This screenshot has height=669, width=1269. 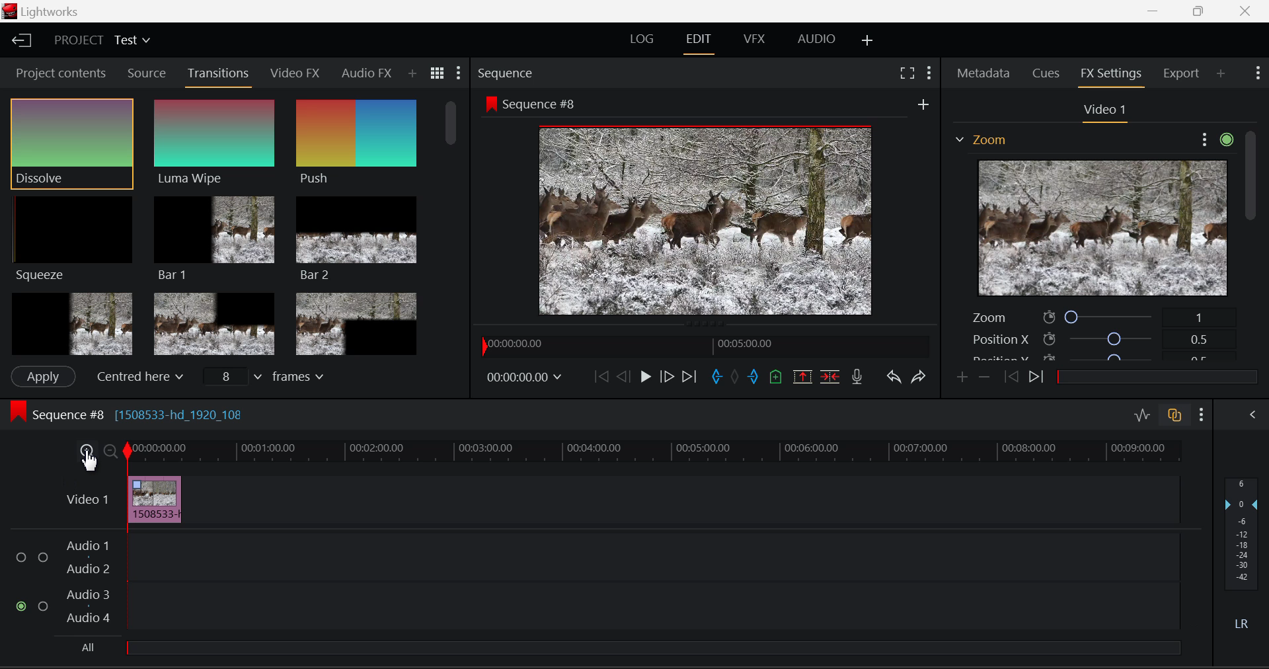 I want to click on Sequence Preview Section, so click(x=509, y=71).